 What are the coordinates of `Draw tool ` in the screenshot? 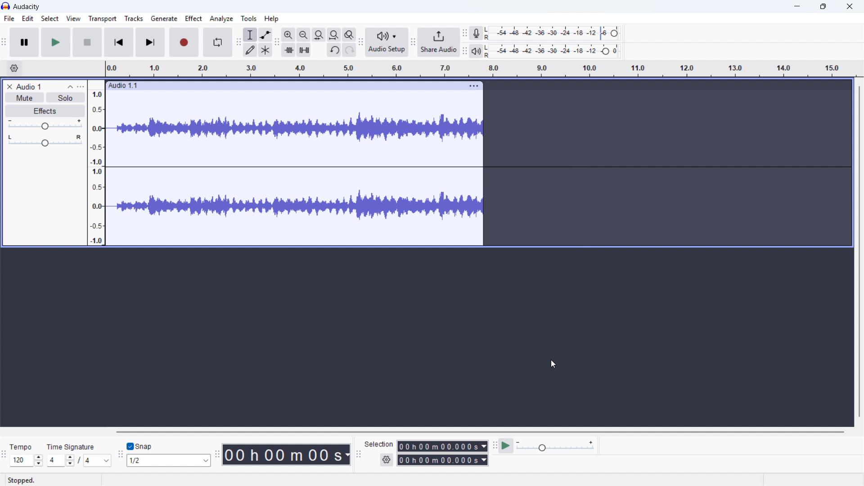 It's located at (249, 50).